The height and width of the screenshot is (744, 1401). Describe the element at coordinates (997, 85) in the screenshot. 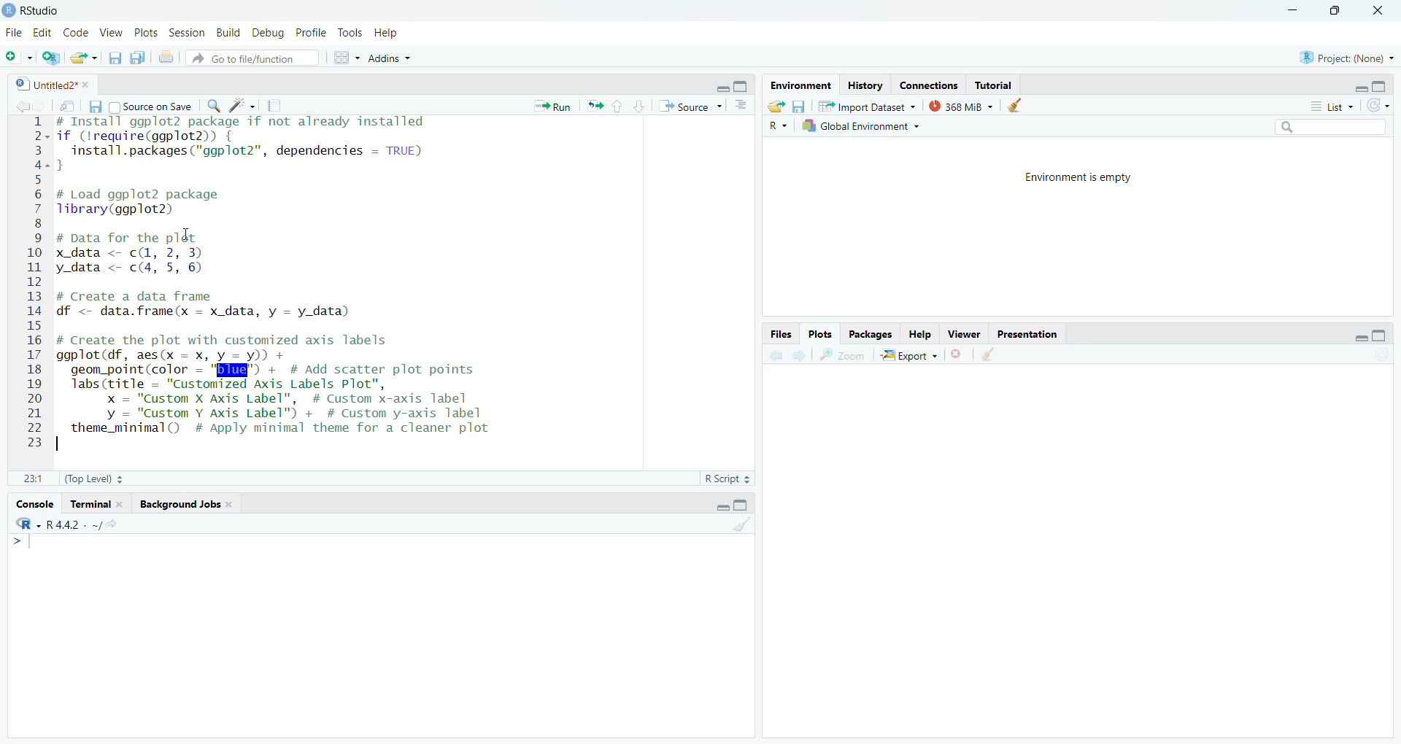

I see `Tutorial` at that location.